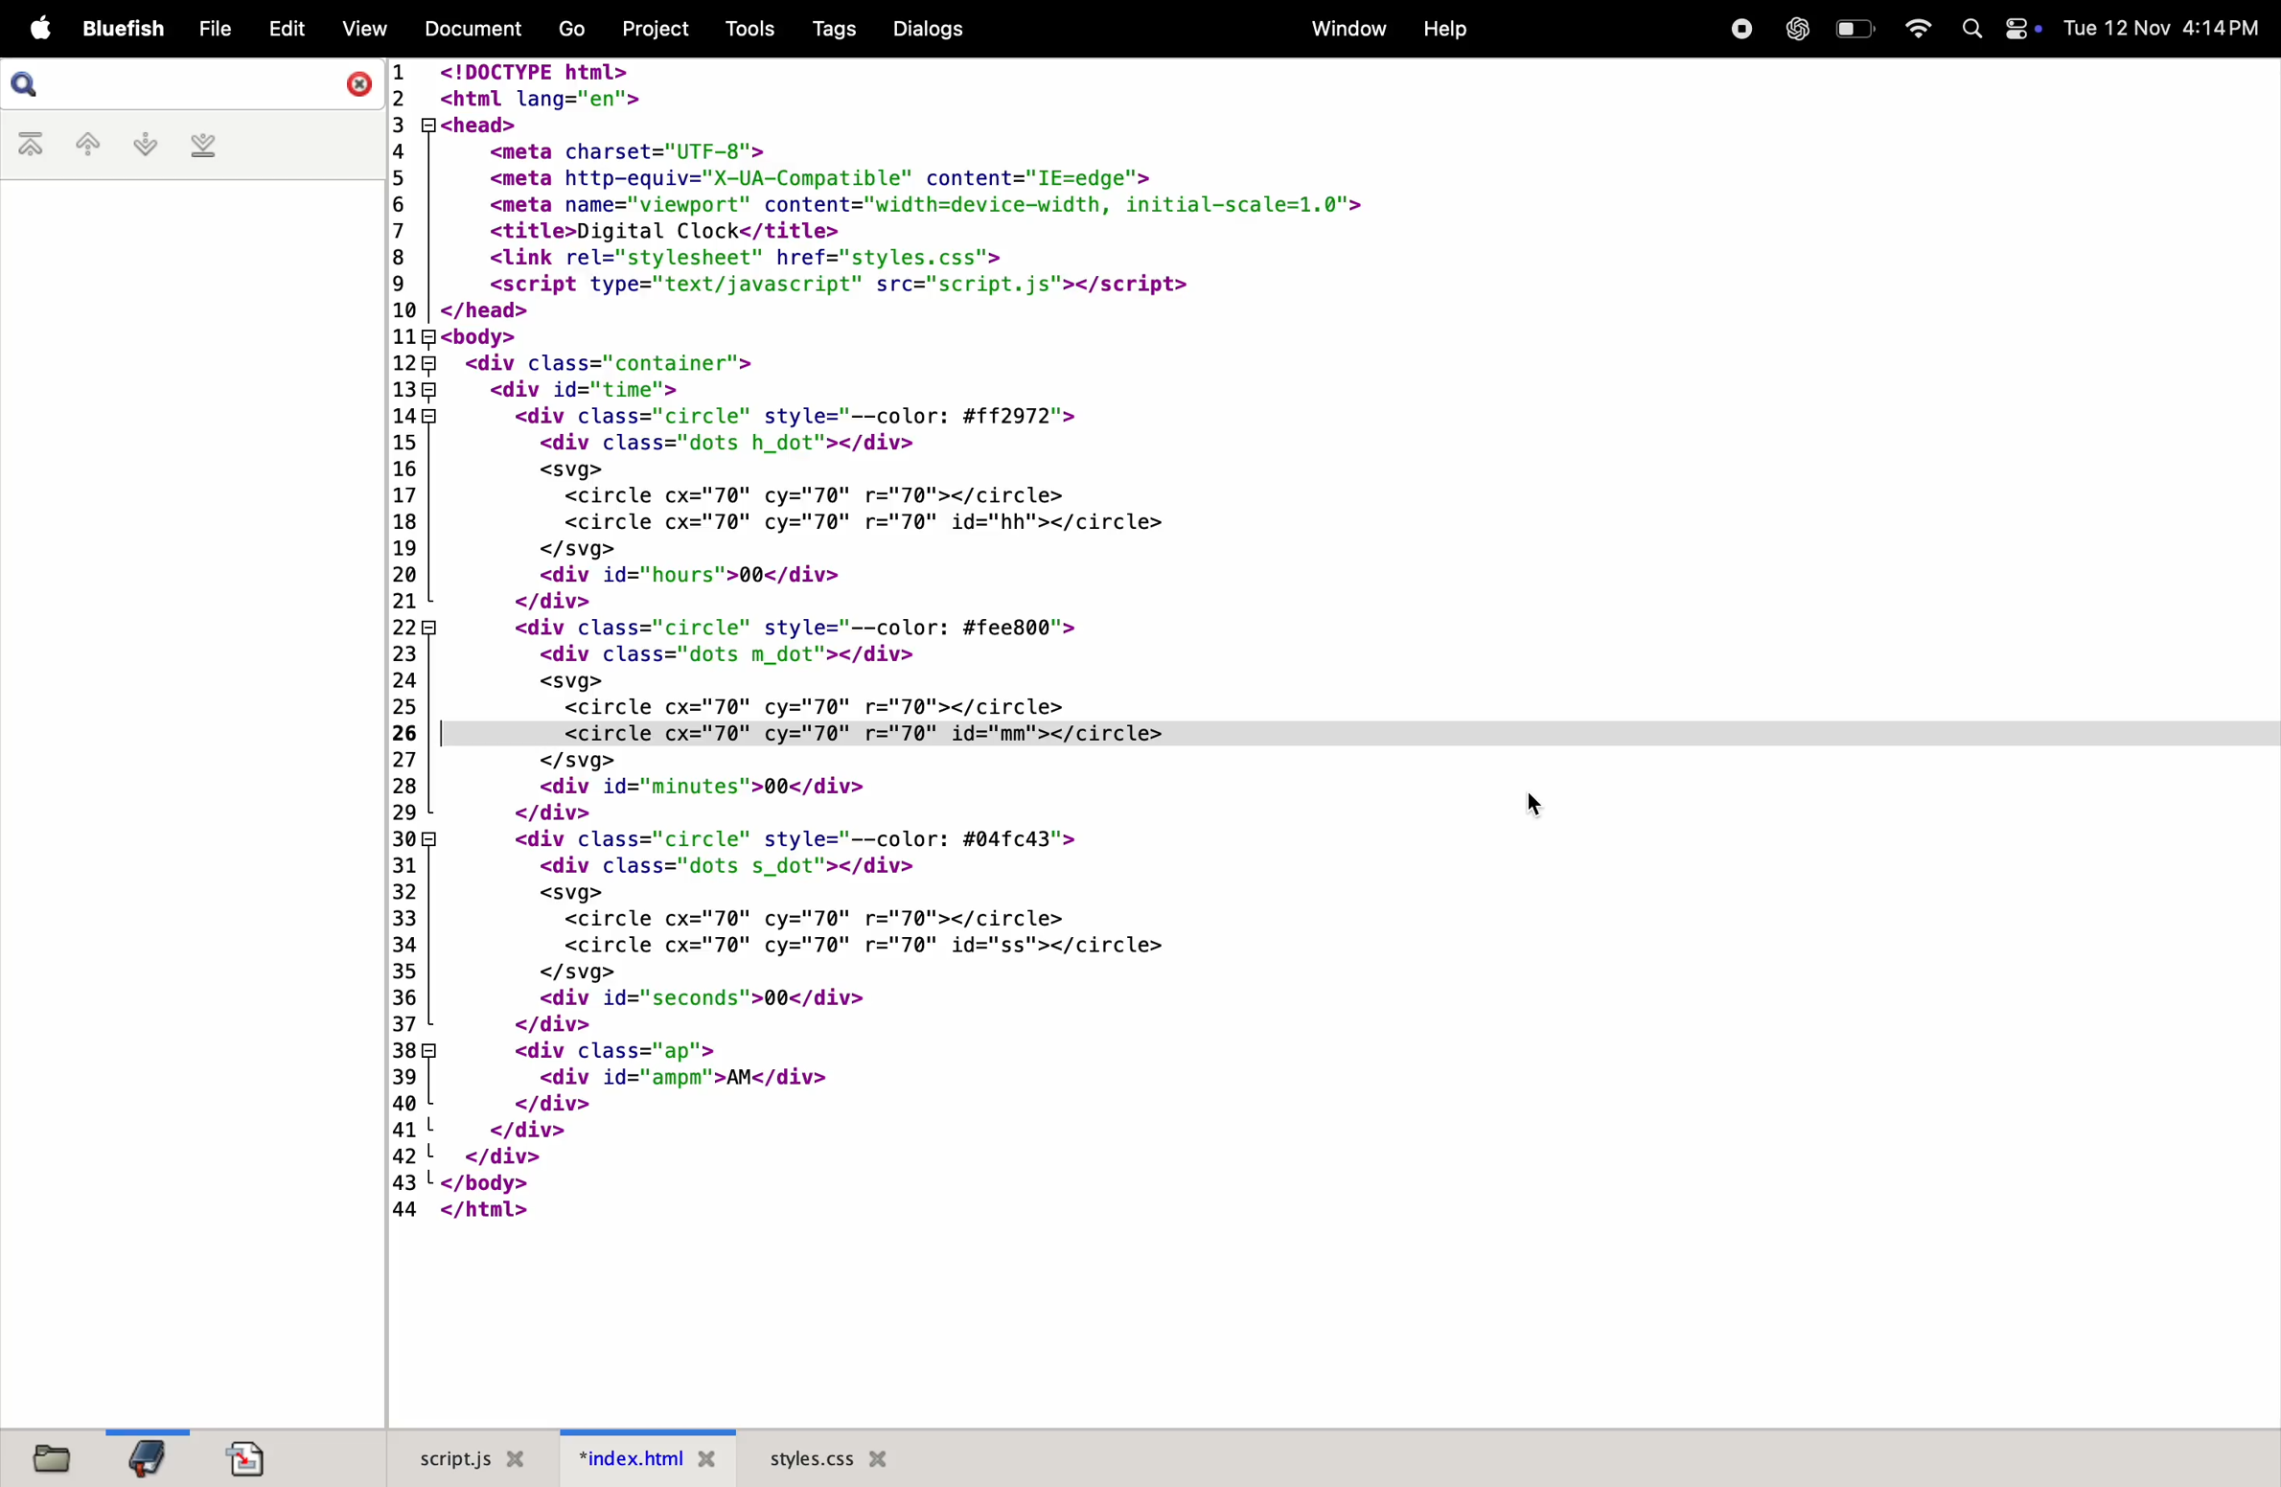 This screenshot has height=1487, width=2281. Describe the element at coordinates (900, 652) in the screenshot. I see `<!DOCTYPE html><html lang="en">1<head><meta charset="UTF-8"><meta http-equiv="X-UA-Compatible" content="IE=edge"><meta name="viewport" content="width=device-width, initial-scale=1.8'.<title>Digital Clock</title><link rel="stylesheet" href="styles.css"><script type="text/javascript" src="script.js"></script></head>1<body>1 <div class="container">] <div id="time">1 <div class="circle" style="--color: #ff2972"><div class="dots h_dot"></div><svg><circle cx="70" cy="70" r="70"></circle><circle cx="70" cy="70" r="70" id="hh"></circle></svg><div id="hours">00</div></div>1 <div class="circle" style="--color: #fee800"><div class="dots m_dot"></div><svg><circle cx="70" cy="70" r="70"></circle>| <circle cx="70" cy="70" r="70" id="mm"></circle></svg><div id="minutes">00</div></div>1 <div class="circle" style="--color: #04fc43"><div class="dots s_dot"></div><svg><circle cx="70" cy="70" r="70"></circle><circle cx="70" cy="70" r="70" id="ss"></circle></svg><div id="seconds">00</div></div>] <div class="ap"><div id="ampm">AM</div></div></div></div>- </body></html>` at that location.